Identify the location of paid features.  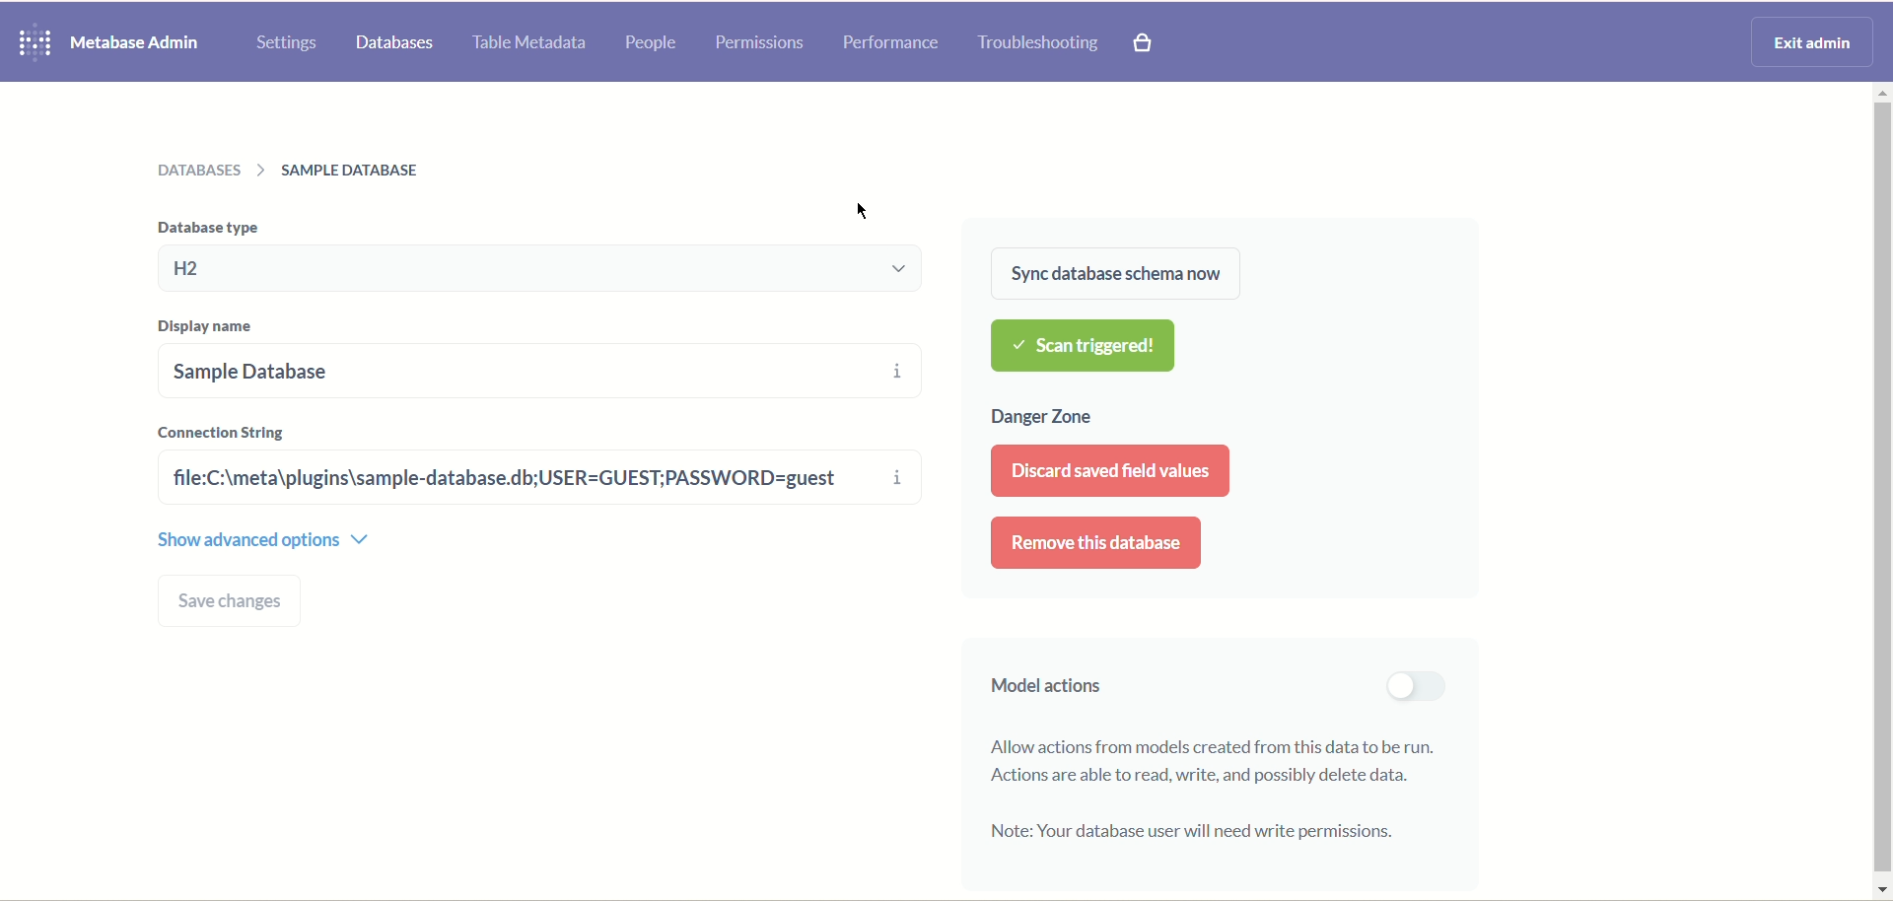
(1147, 46).